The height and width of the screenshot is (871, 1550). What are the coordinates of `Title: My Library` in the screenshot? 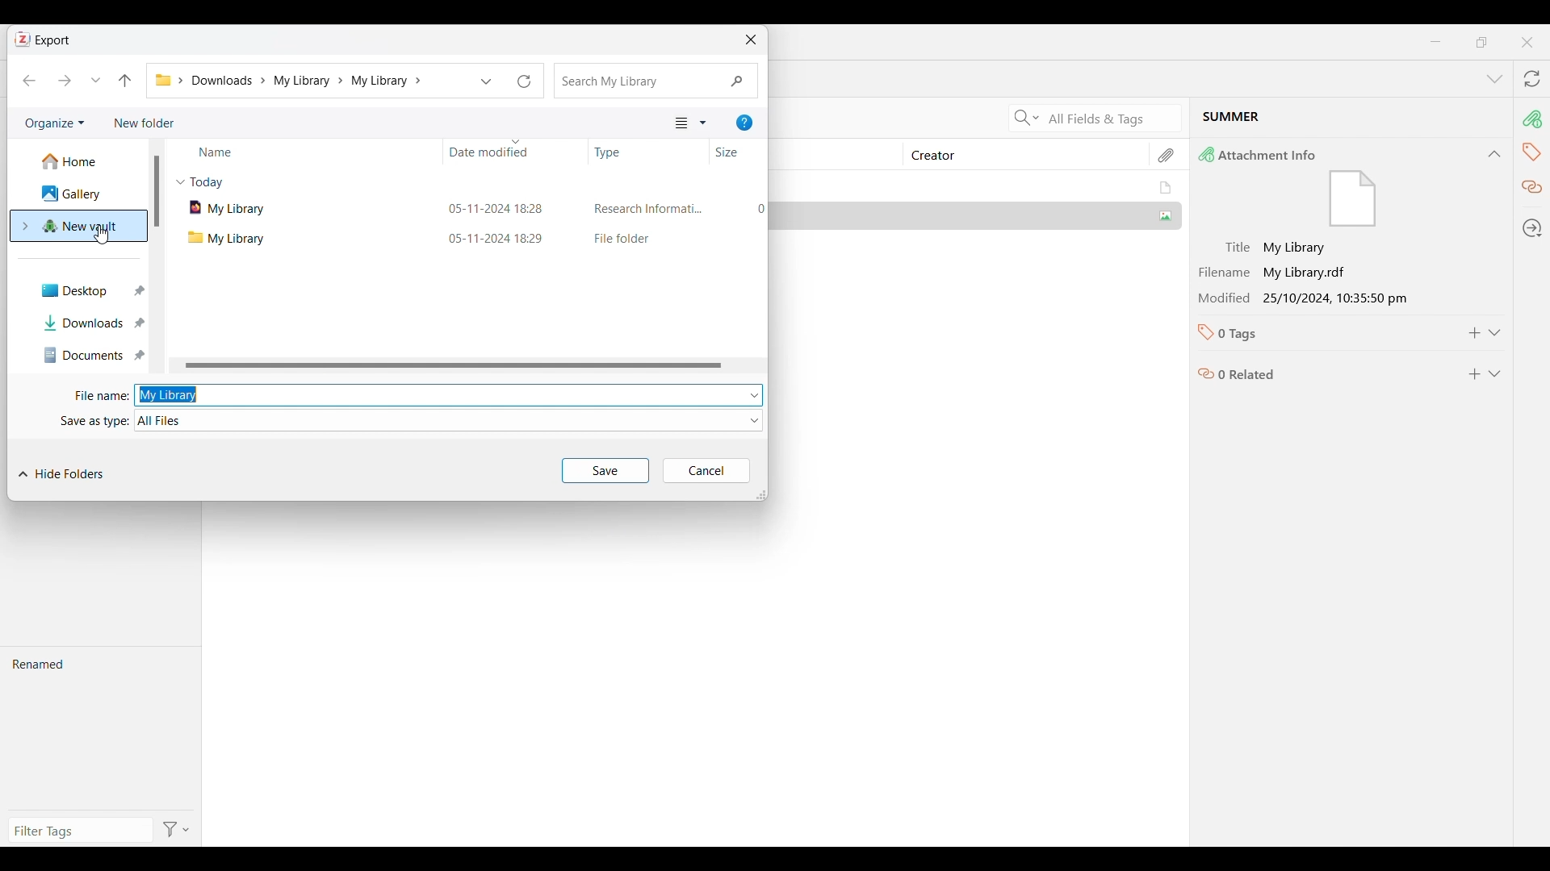 It's located at (1322, 248).